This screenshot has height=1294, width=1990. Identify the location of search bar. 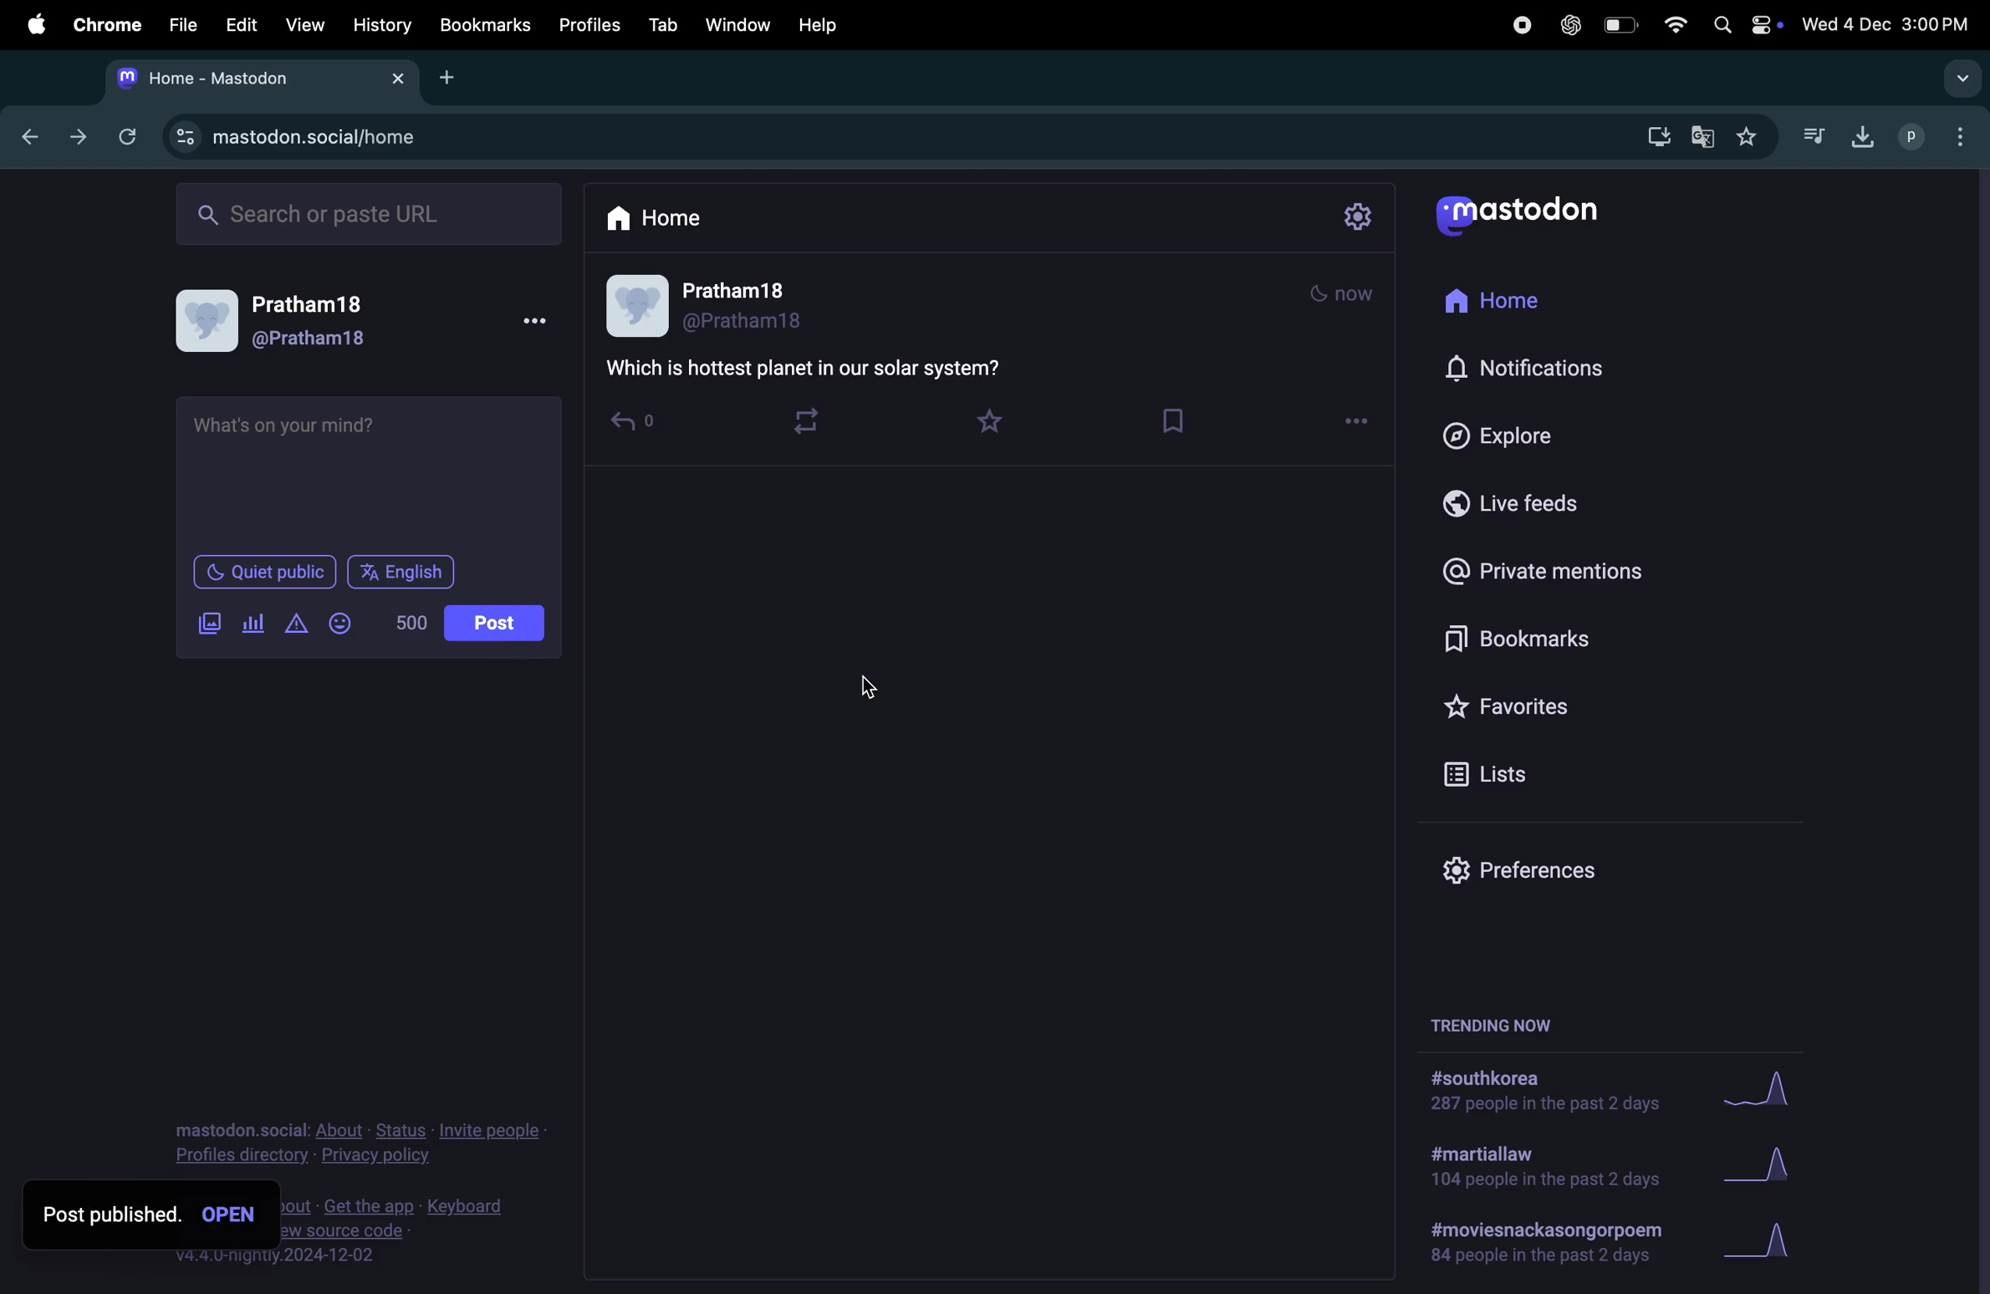
(366, 212).